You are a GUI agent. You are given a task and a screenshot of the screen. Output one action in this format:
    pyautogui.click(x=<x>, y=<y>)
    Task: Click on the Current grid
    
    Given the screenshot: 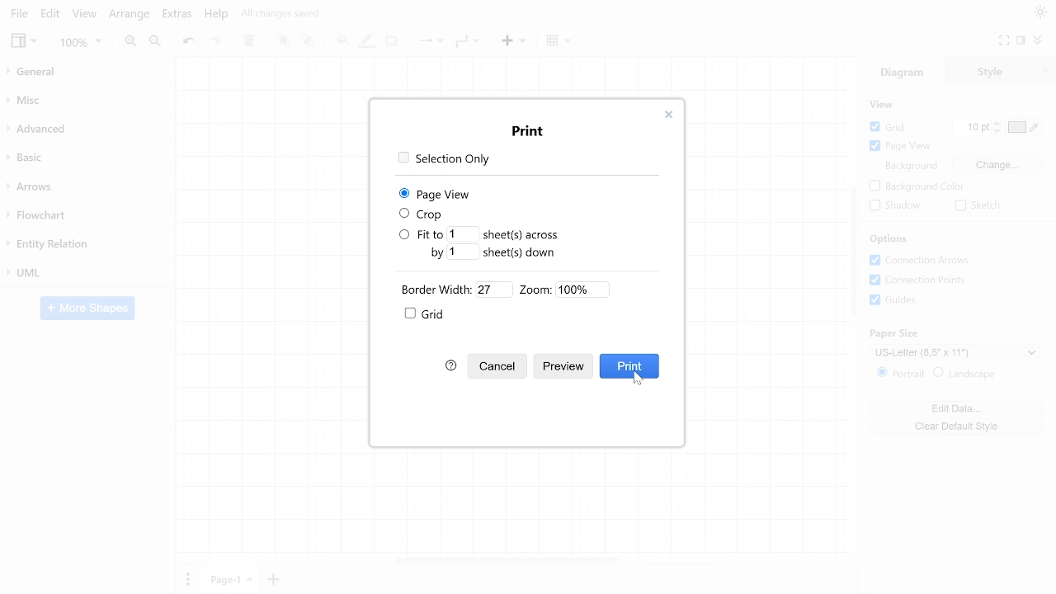 What is the action you would take?
    pyautogui.click(x=973, y=127)
    